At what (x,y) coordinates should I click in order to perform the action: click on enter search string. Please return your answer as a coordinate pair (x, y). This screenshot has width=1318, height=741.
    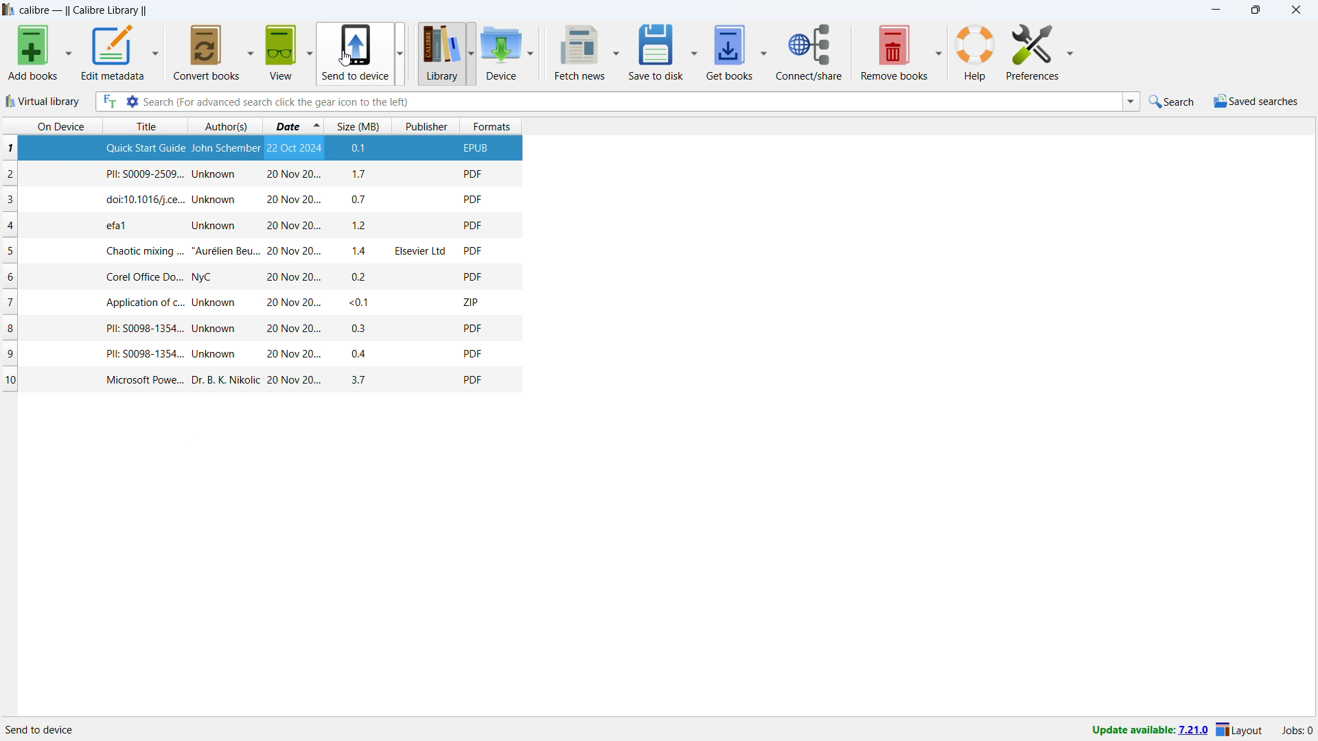
    Looking at the image, I should click on (632, 102).